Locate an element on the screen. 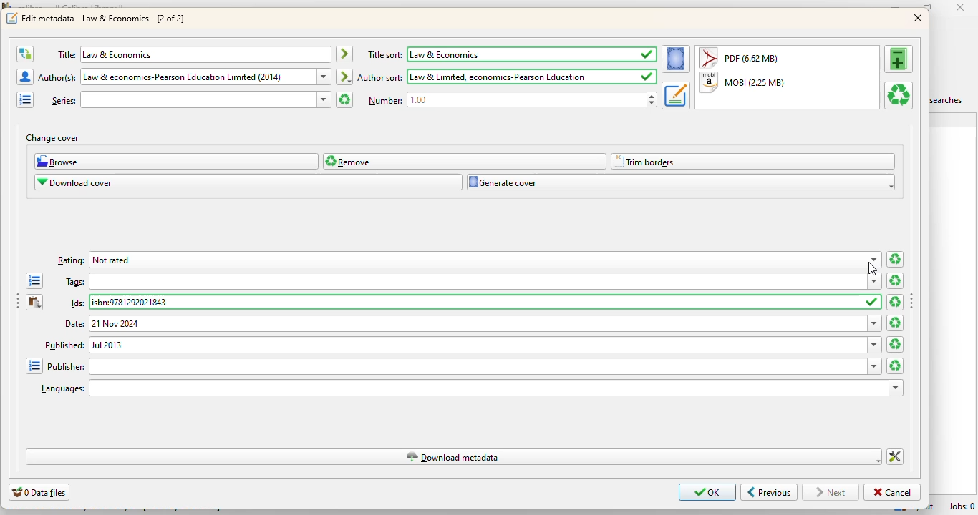  rating: not rated is located at coordinates (469, 260).